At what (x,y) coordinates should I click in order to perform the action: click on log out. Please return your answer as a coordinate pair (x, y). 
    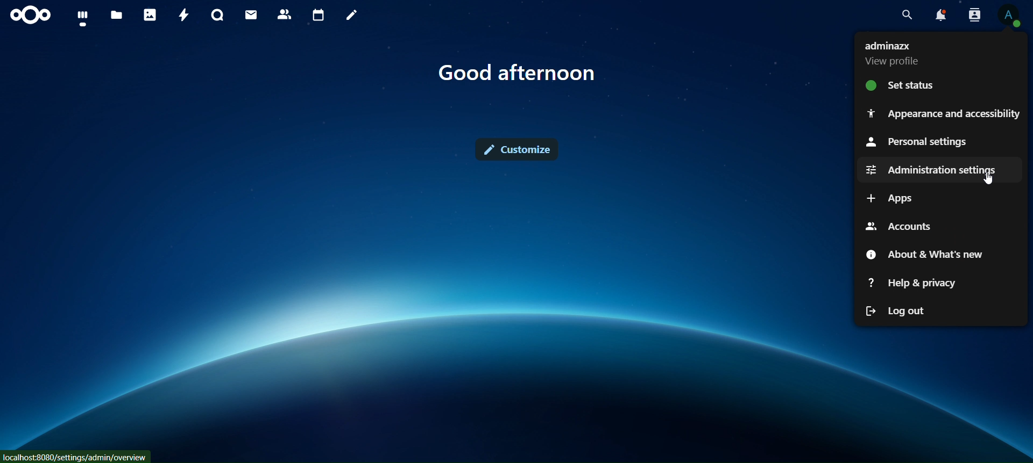
    Looking at the image, I should click on (897, 310).